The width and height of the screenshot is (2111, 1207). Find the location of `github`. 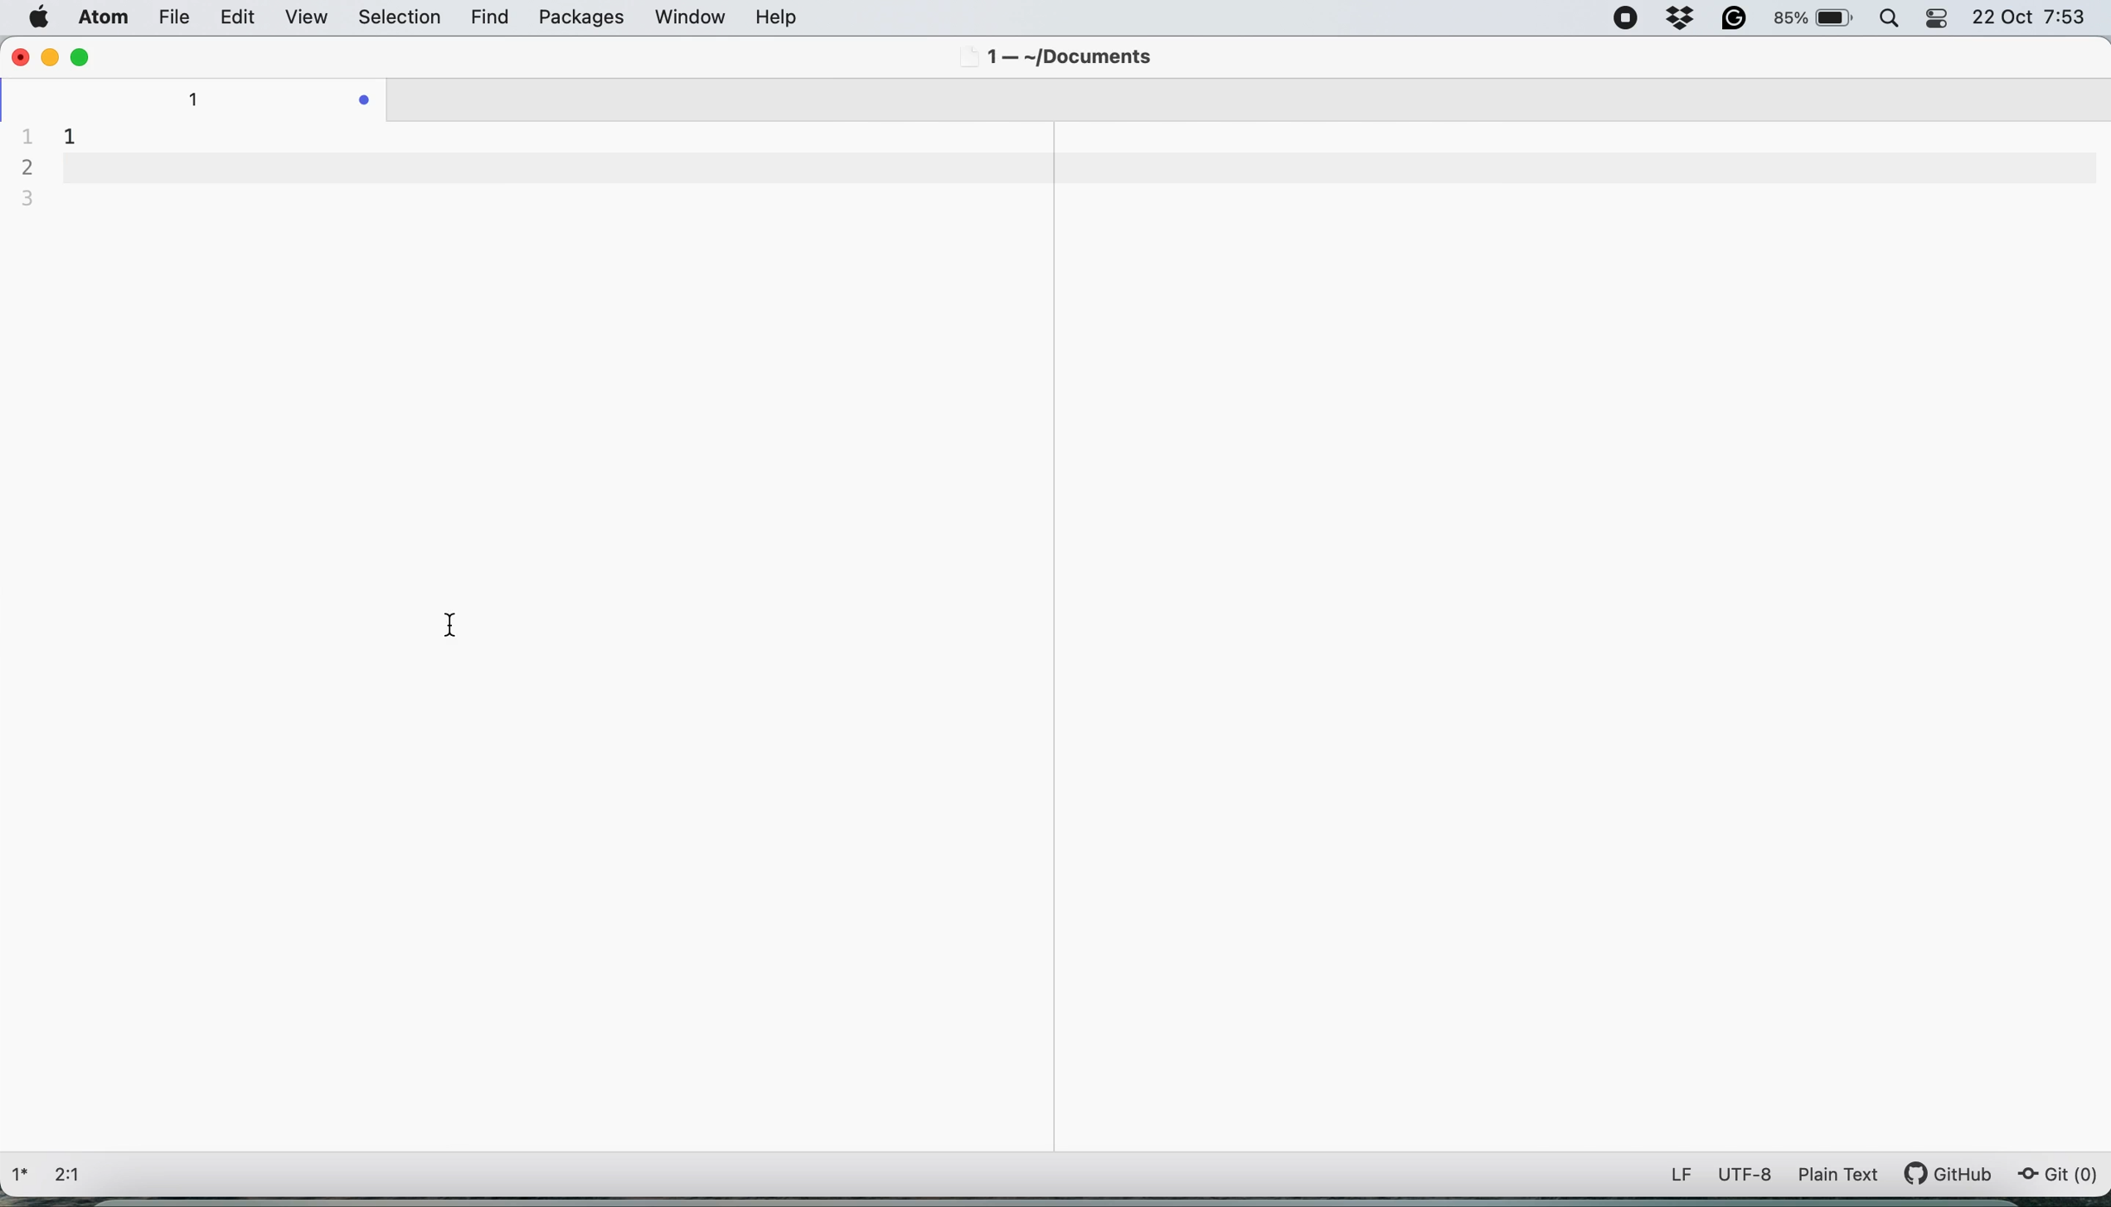

github is located at coordinates (1958, 1174).